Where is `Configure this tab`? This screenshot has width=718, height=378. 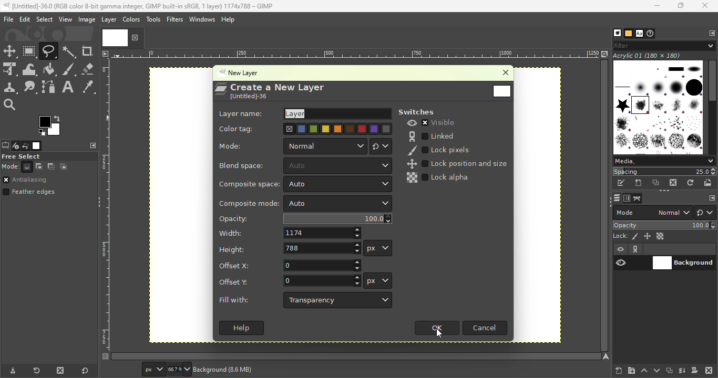
Configure this tab is located at coordinates (91, 145).